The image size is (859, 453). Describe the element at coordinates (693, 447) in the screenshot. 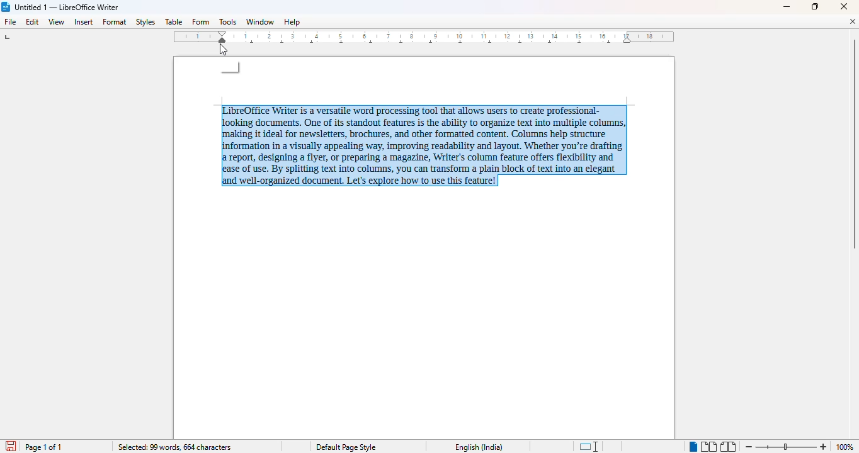

I see `single-page view` at that location.